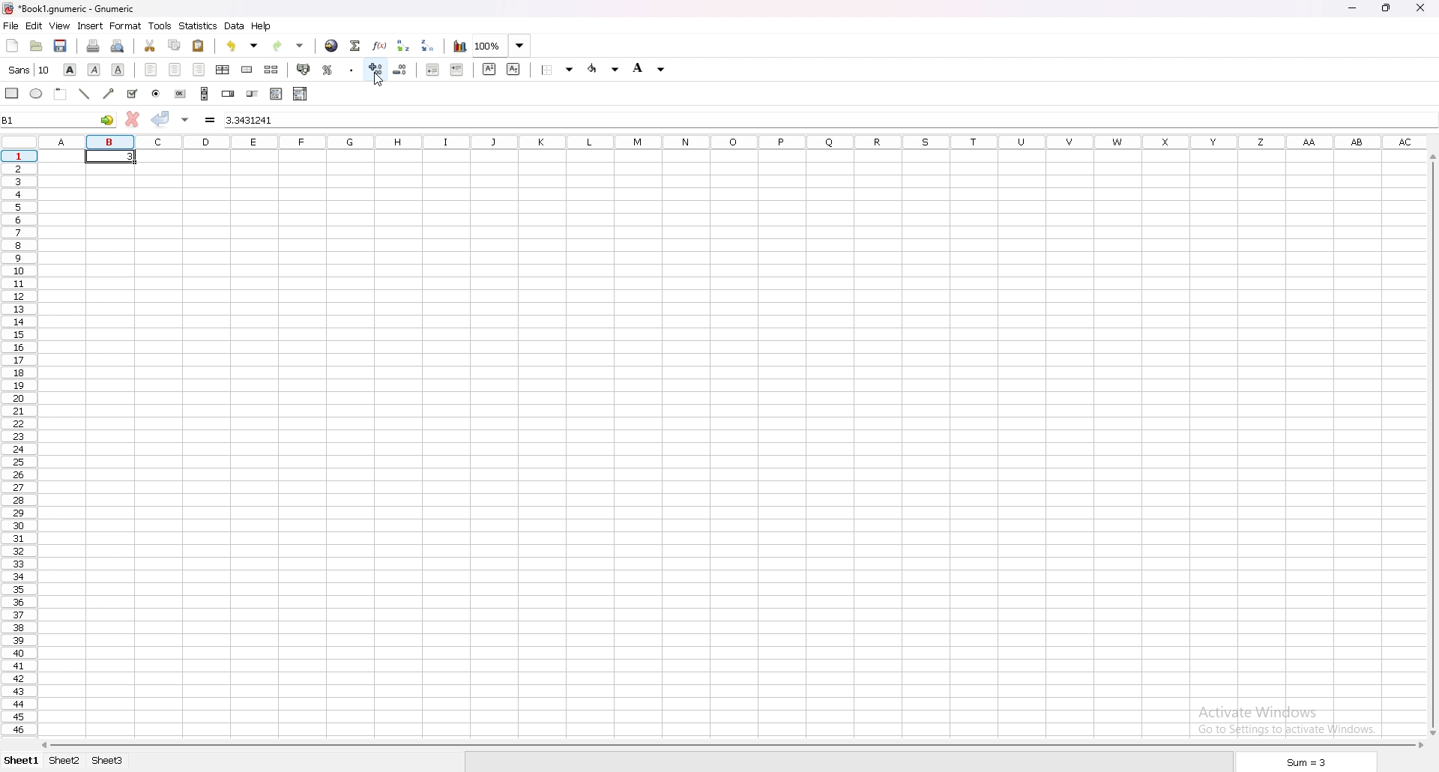 The width and height of the screenshot is (1439, 772). What do you see at coordinates (133, 159) in the screenshot?
I see `3` at bounding box center [133, 159].